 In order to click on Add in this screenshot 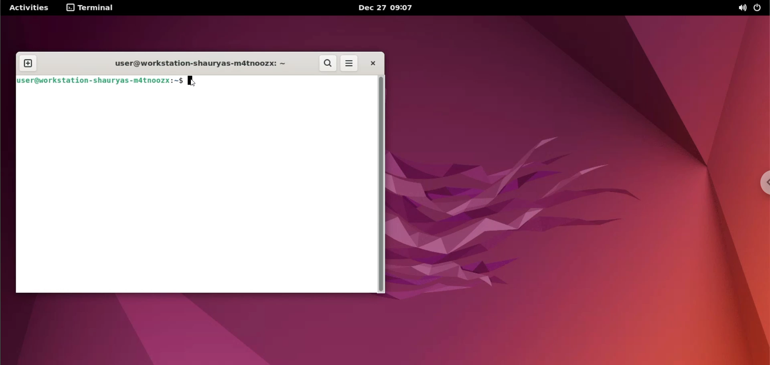, I will do `click(29, 63)`.